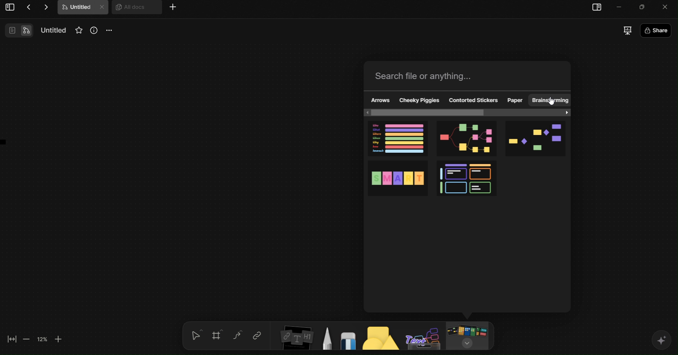 This screenshot has height=355, width=678. I want to click on AI, so click(662, 341).